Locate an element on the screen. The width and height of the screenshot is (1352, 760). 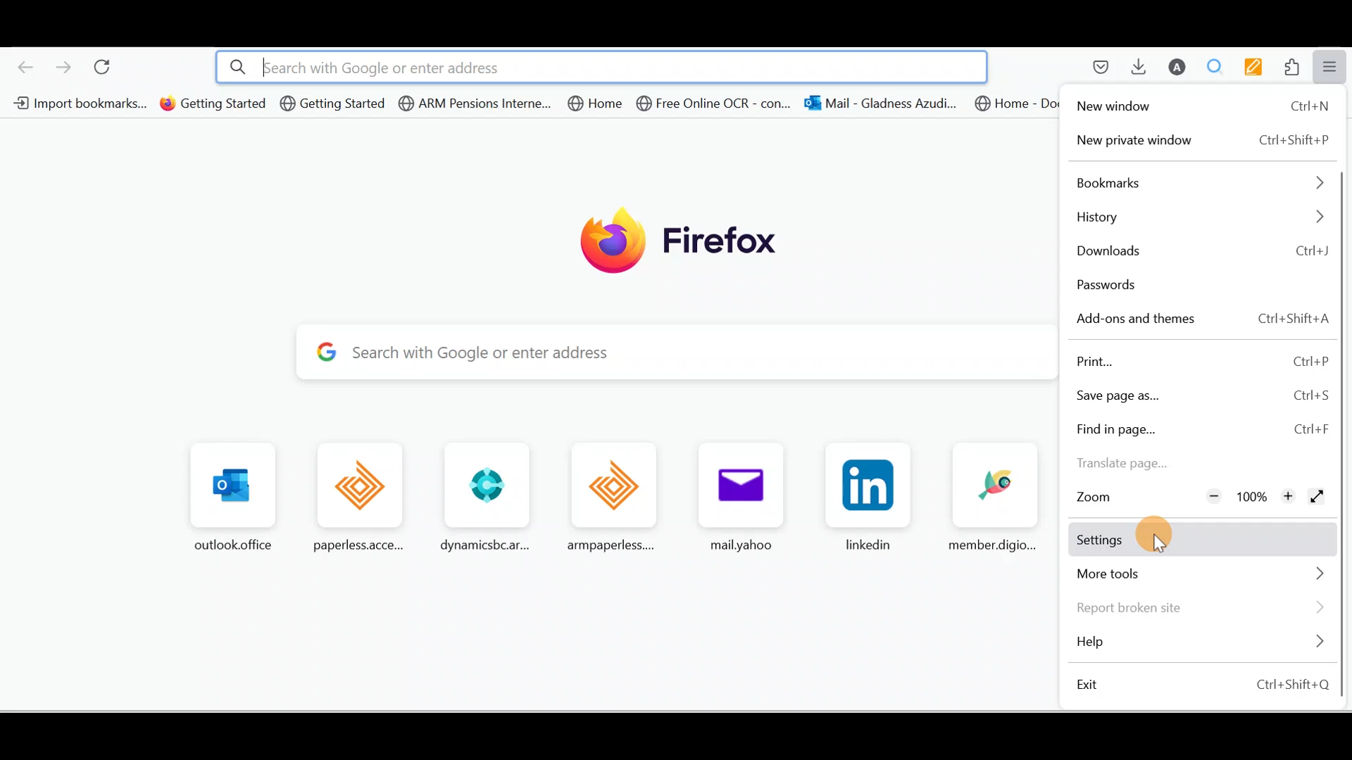
100% is located at coordinates (1256, 497).